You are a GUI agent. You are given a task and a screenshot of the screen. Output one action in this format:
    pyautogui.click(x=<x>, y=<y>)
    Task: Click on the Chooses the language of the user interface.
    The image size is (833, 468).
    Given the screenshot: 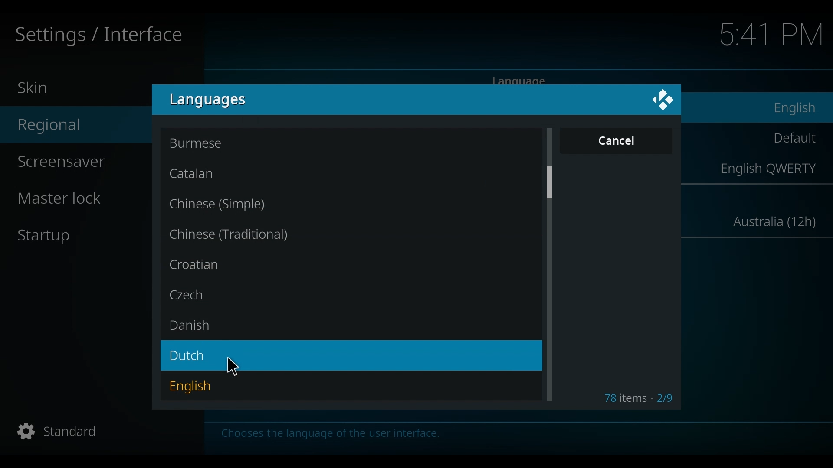 What is the action you would take?
    pyautogui.click(x=332, y=436)
    